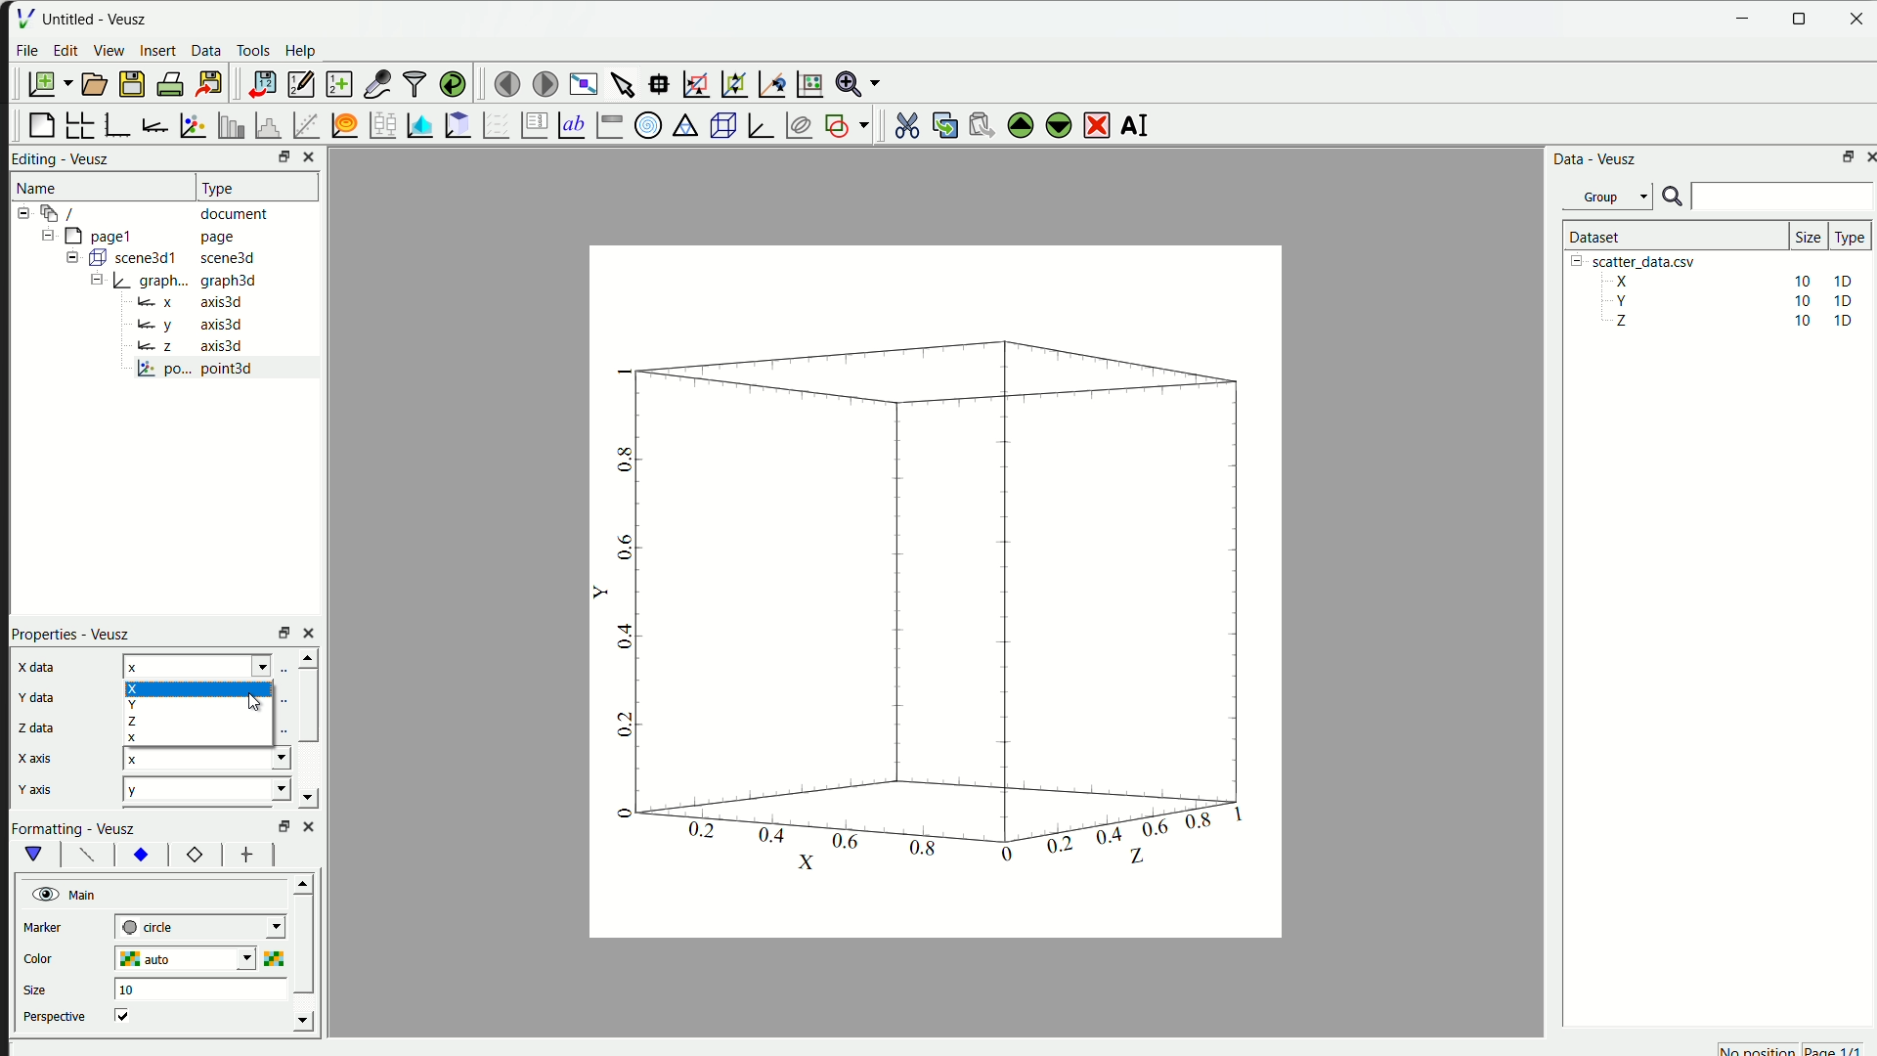 This screenshot has height=1056, width=1877. Describe the element at coordinates (300, 49) in the screenshot. I see `Help` at that location.